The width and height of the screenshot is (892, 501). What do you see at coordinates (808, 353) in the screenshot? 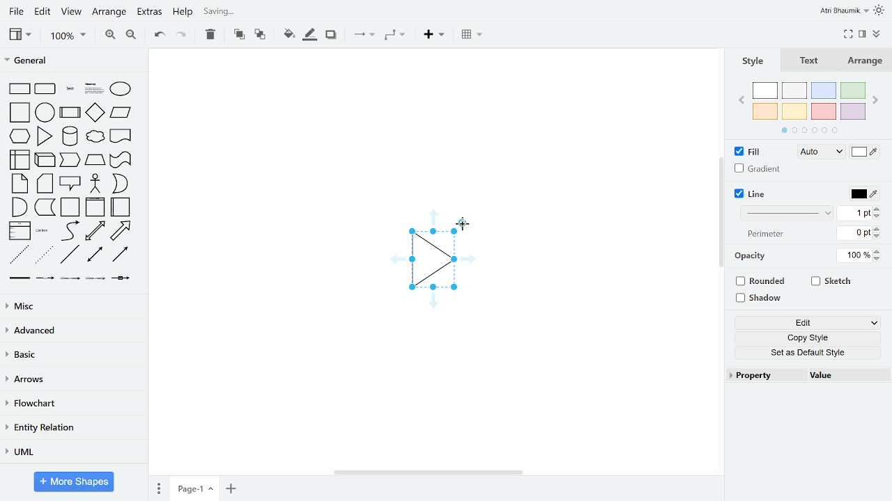
I see `set as default style` at bounding box center [808, 353].